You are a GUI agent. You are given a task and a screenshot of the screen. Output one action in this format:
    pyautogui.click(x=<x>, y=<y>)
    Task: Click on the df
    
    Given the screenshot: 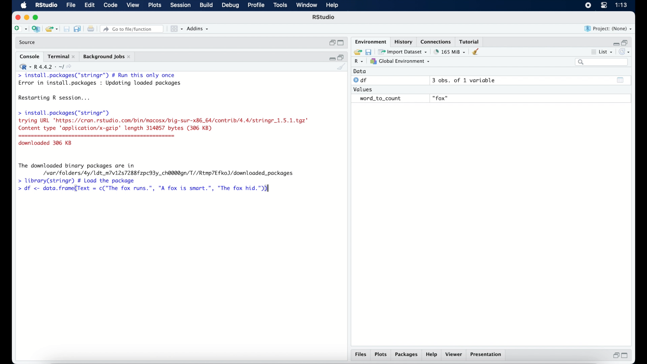 What is the action you would take?
    pyautogui.click(x=361, y=80)
    